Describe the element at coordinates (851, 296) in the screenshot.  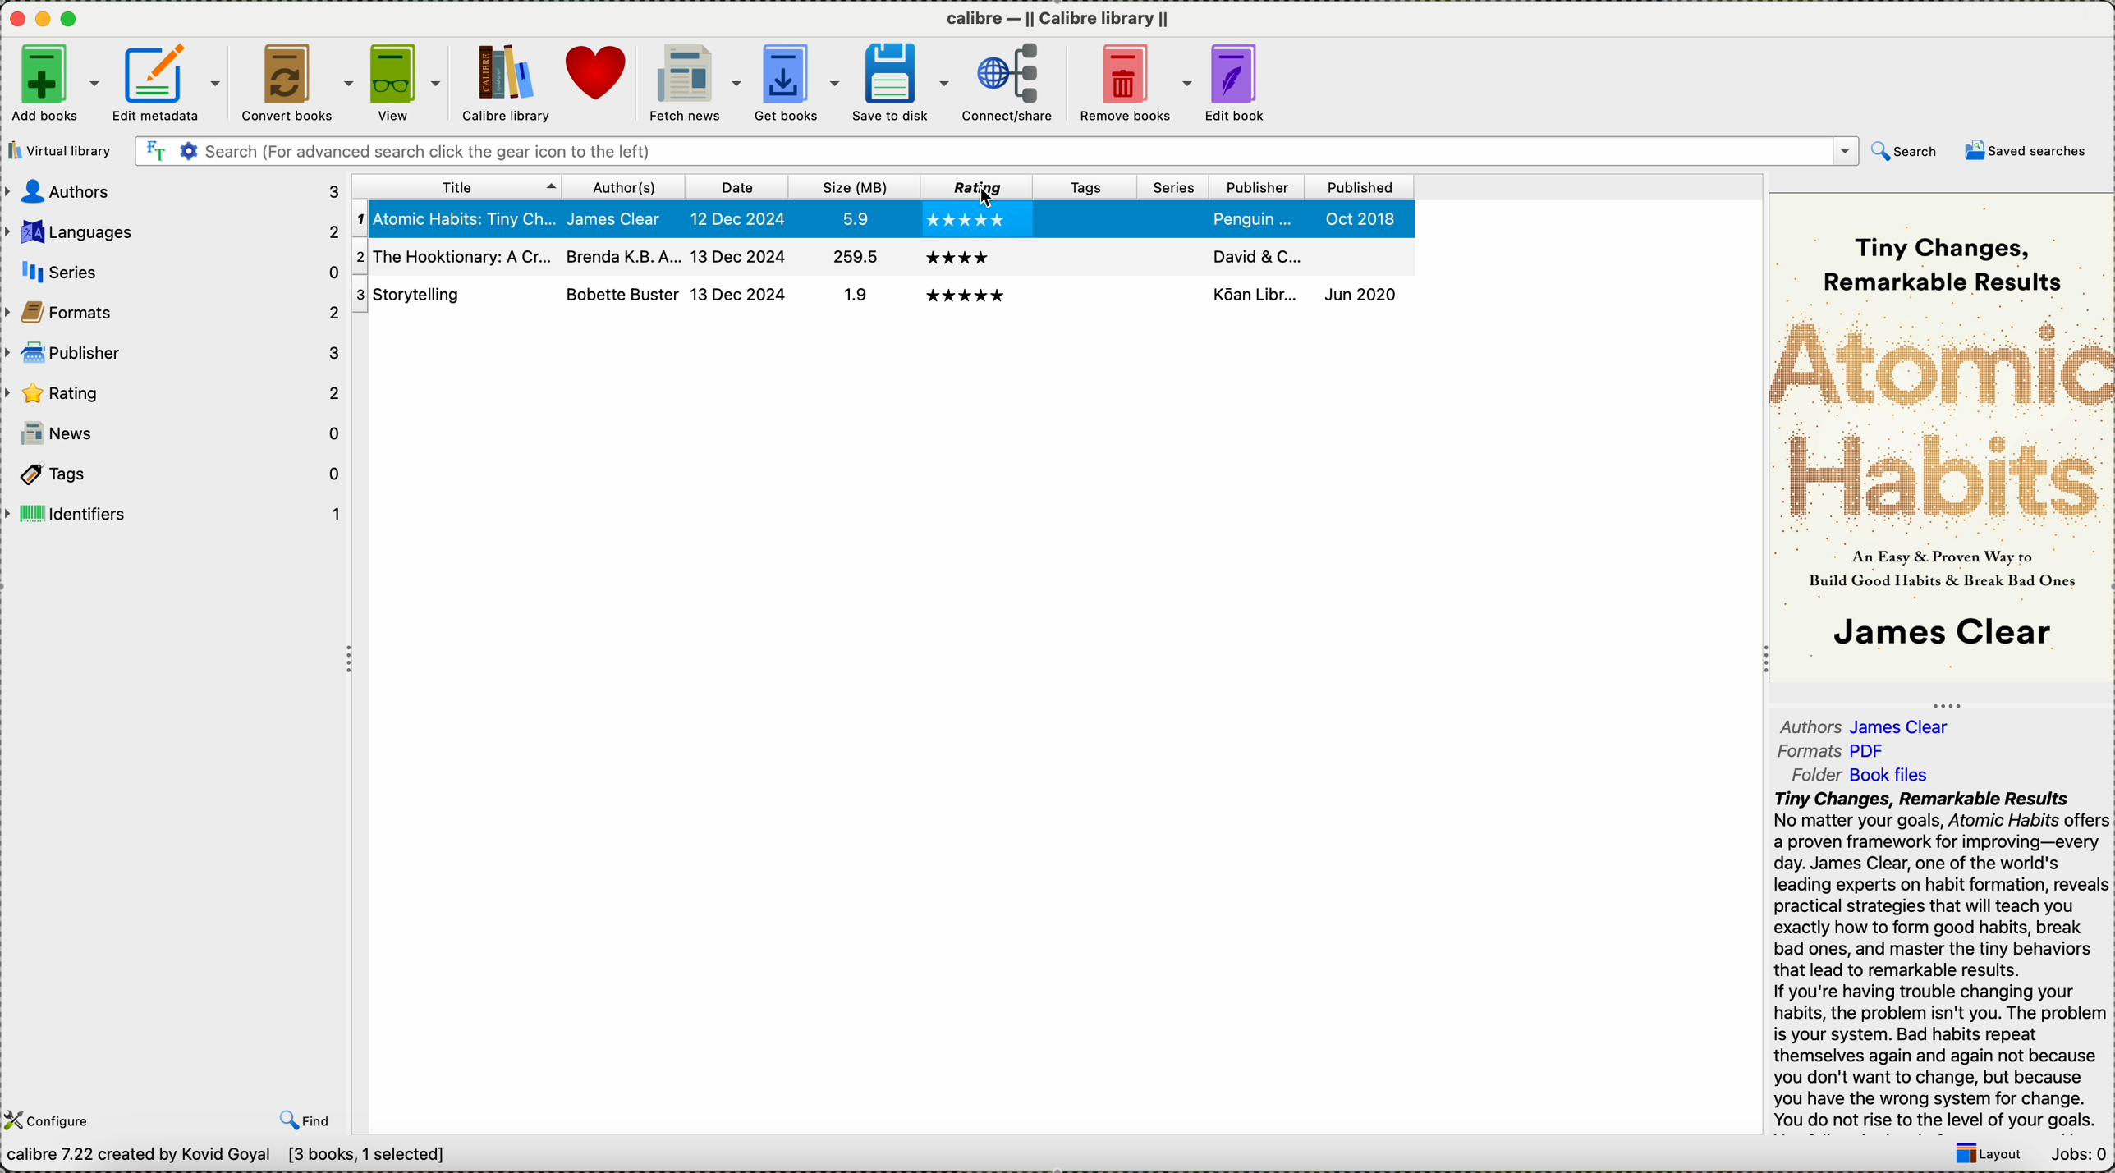
I see `1.9` at that location.